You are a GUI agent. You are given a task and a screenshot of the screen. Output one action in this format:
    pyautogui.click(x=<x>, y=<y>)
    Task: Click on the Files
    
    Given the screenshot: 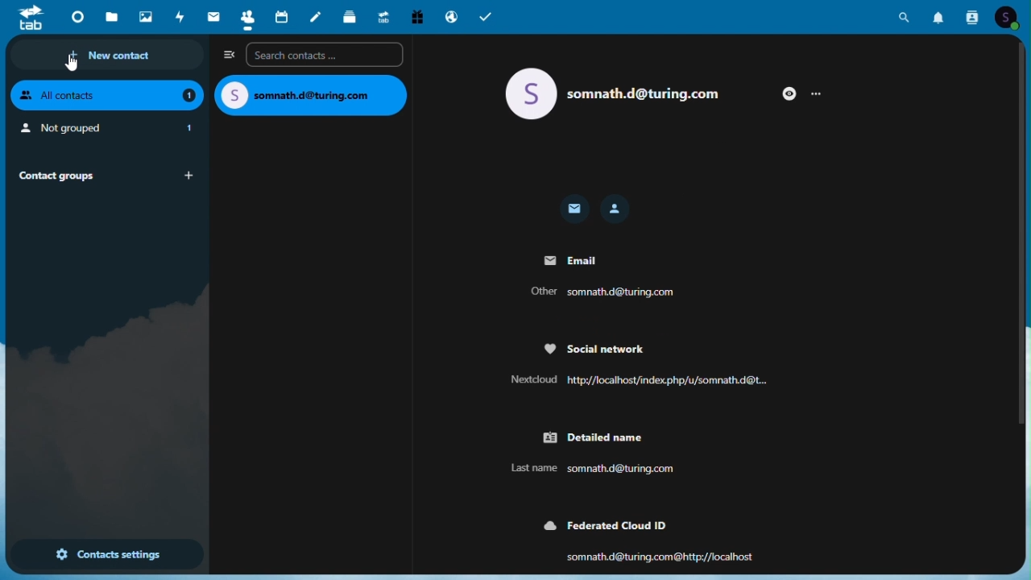 What is the action you would take?
    pyautogui.click(x=111, y=19)
    